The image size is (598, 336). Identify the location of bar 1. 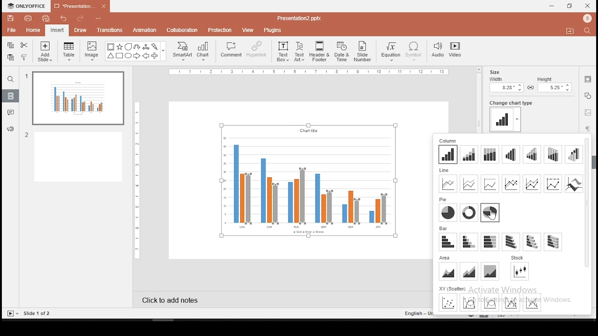
(448, 242).